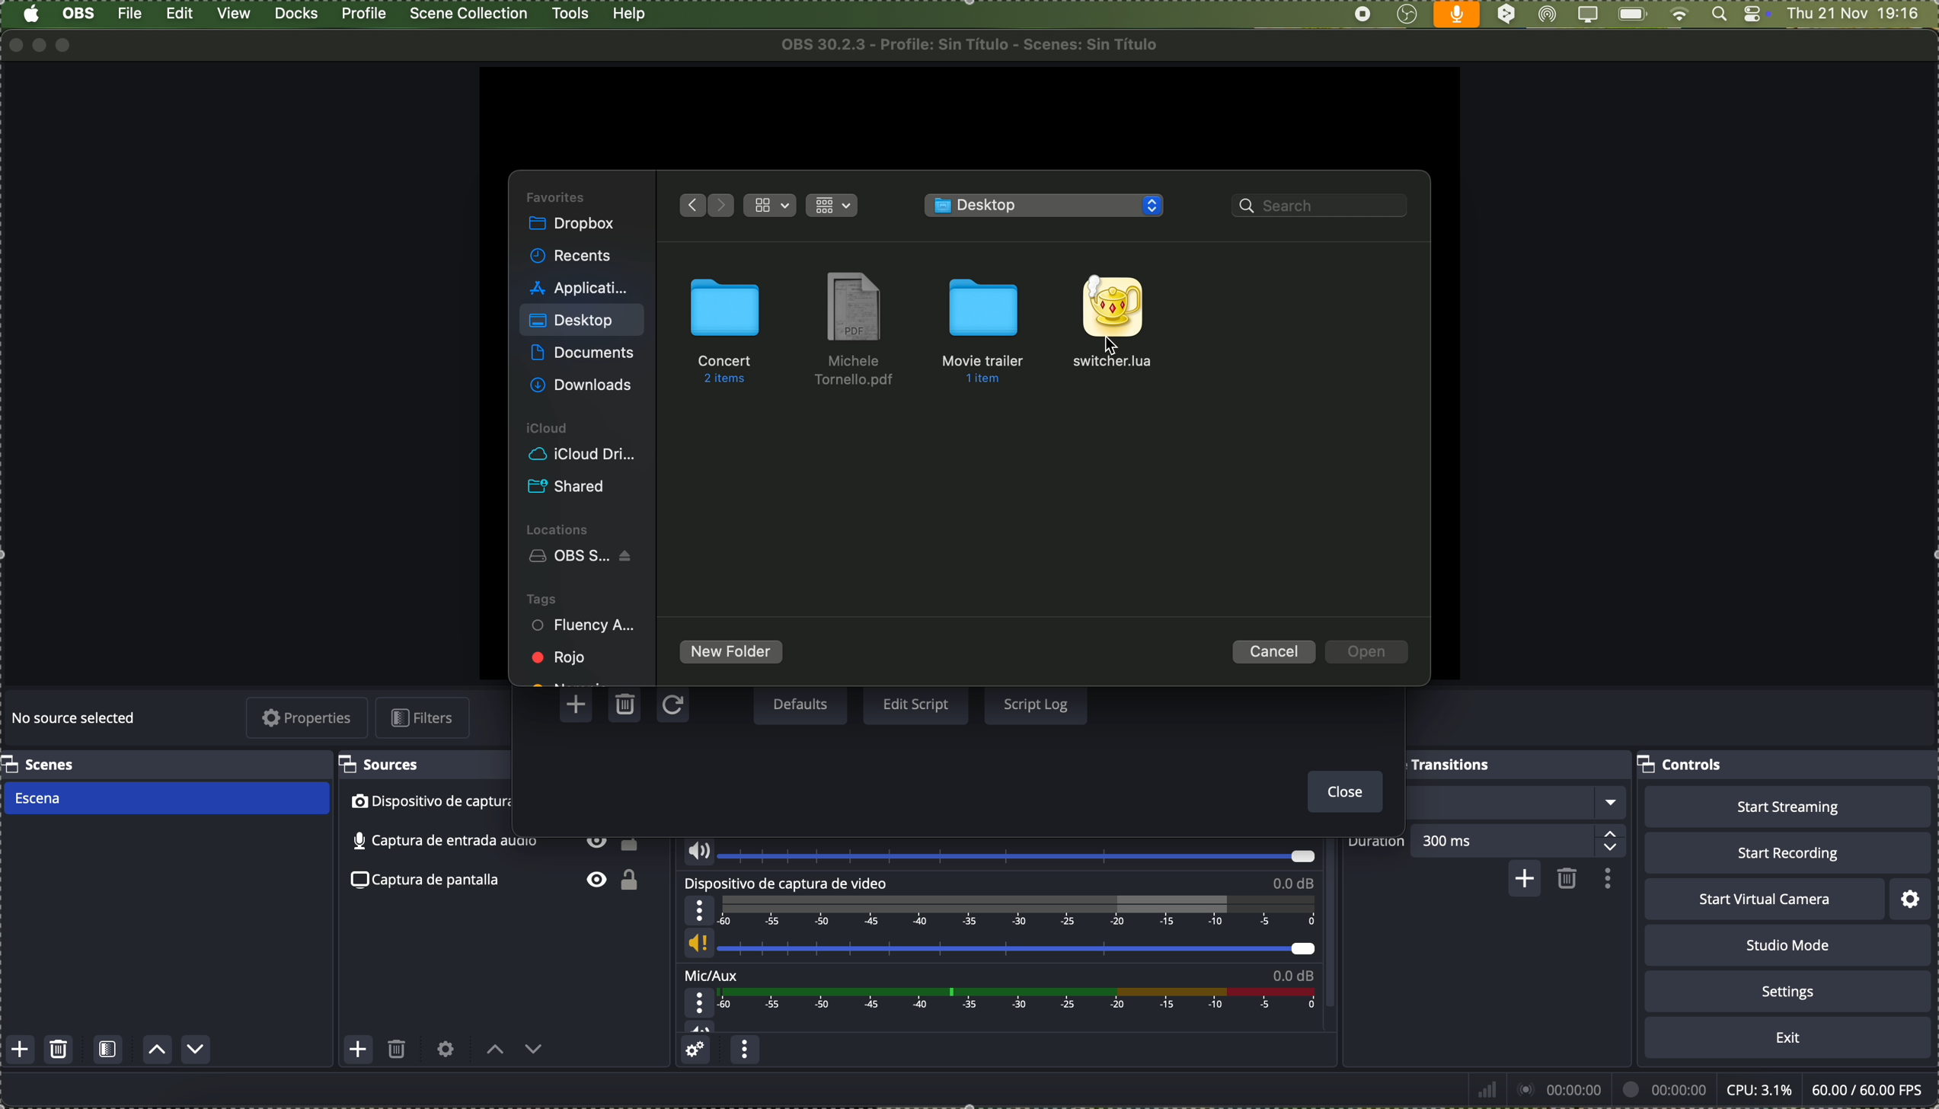 Image resolution: width=1939 pixels, height=1109 pixels. Describe the element at coordinates (726, 330) in the screenshot. I see `concert folder` at that location.